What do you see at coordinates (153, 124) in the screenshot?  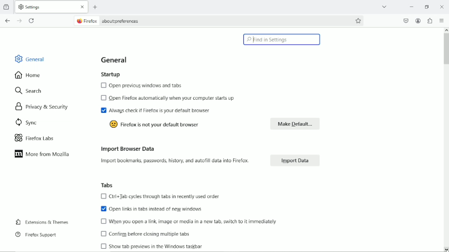 I see `Firefox is not your default browser` at bounding box center [153, 124].